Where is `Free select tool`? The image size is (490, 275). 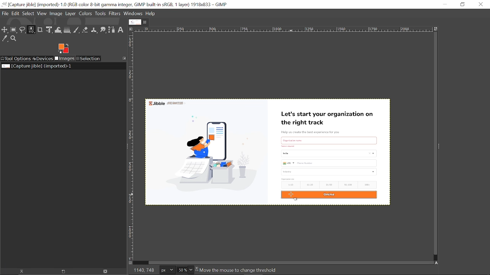 Free select tool is located at coordinates (23, 31).